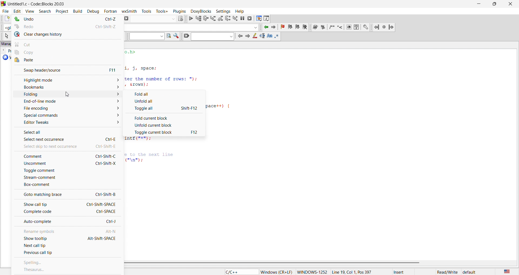 The width and height of the screenshot is (519, 275). I want to click on previous, so click(240, 36).